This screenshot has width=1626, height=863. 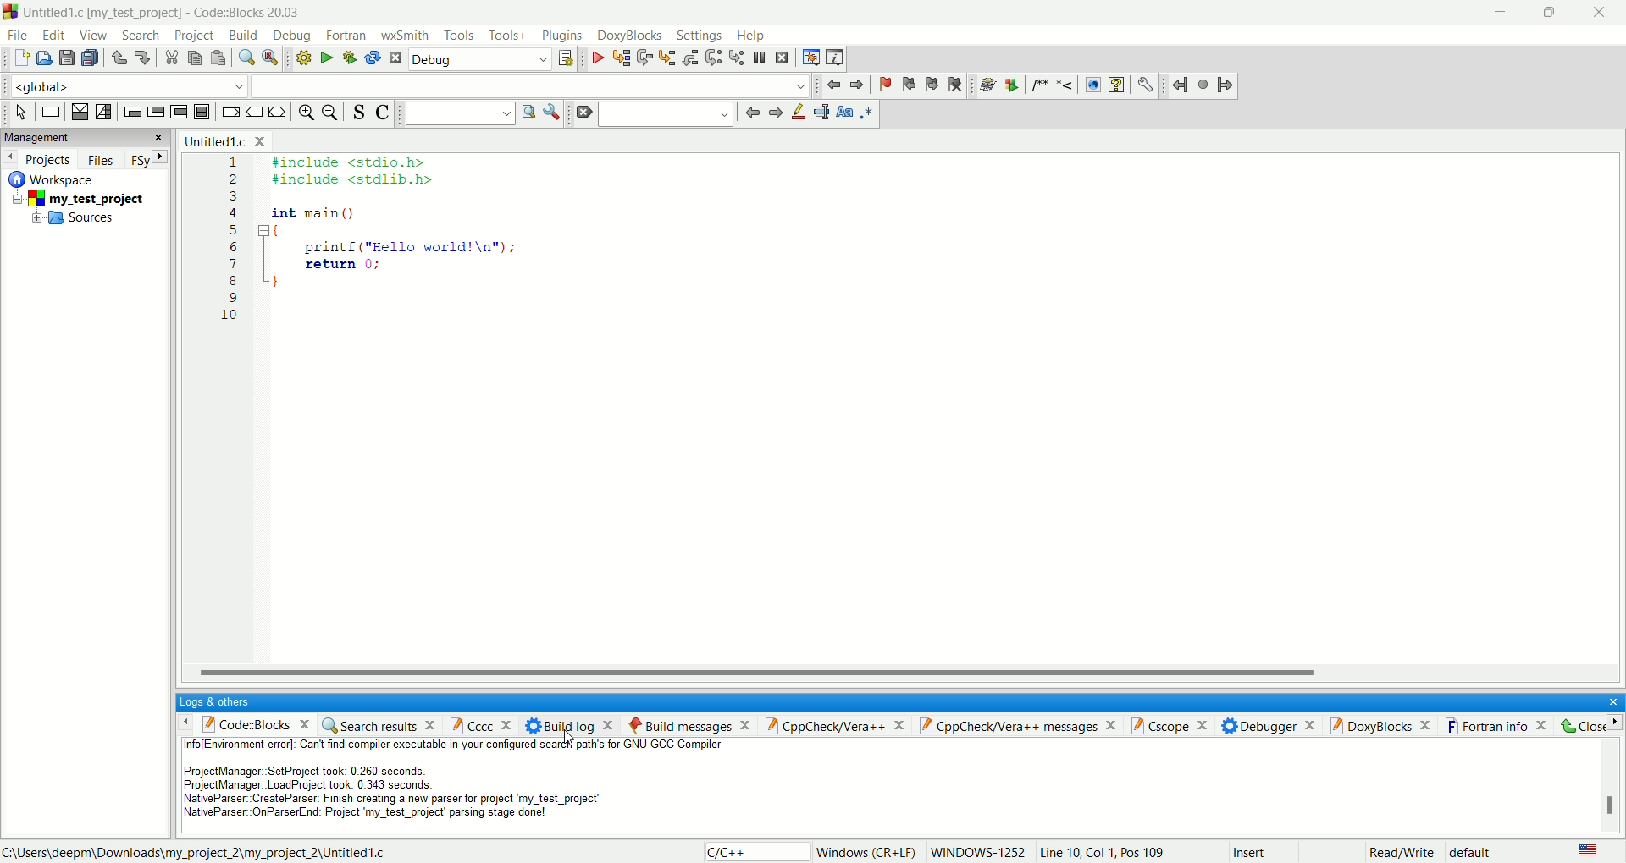 What do you see at coordinates (1020, 725) in the screenshot?
I see `Cppcheck/vera++ messages` at bounding box center [1020, 725].